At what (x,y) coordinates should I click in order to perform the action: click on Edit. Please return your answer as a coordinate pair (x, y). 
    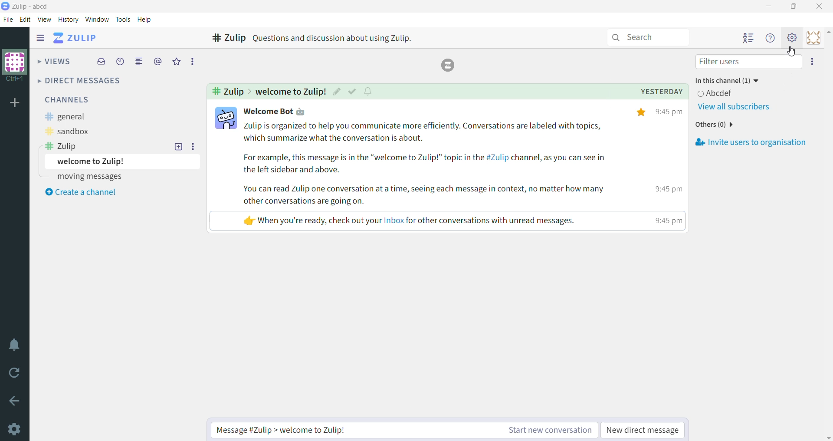
    Looking at the image, I should click on (25, 19).